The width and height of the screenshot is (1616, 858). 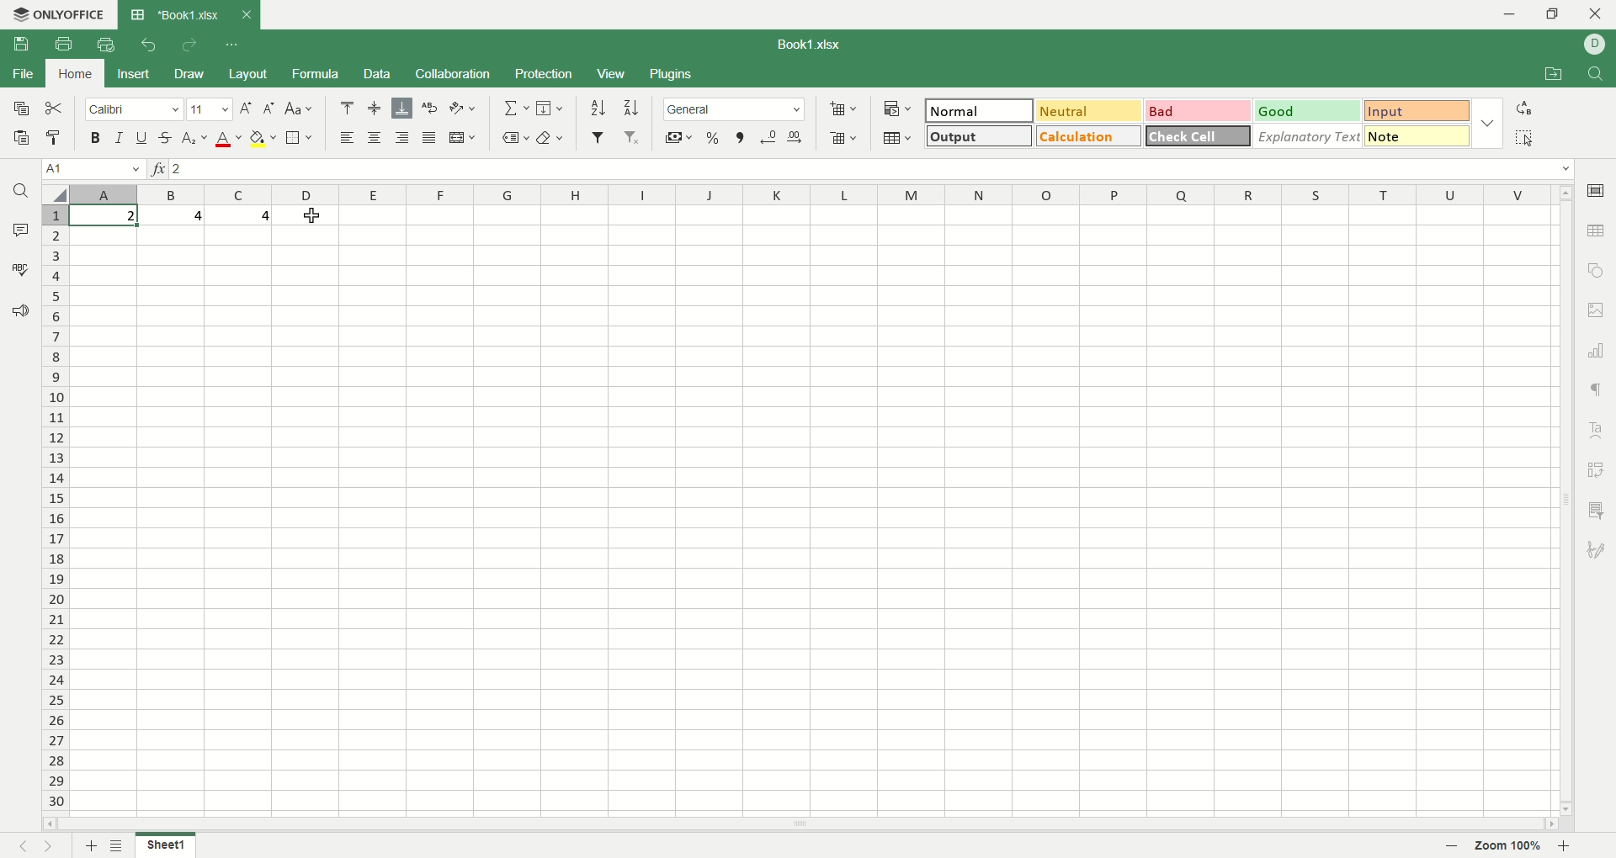 I want to click on subscript/superscript, so click(x=194, y=139).